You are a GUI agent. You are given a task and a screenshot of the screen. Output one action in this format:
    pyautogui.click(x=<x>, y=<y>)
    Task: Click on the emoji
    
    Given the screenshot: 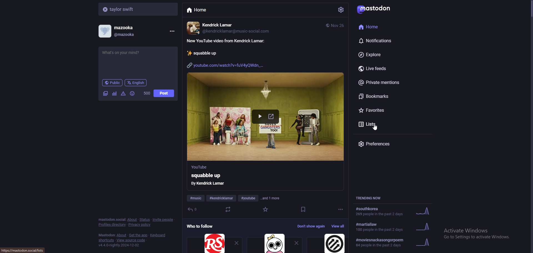 What is the action you would take?
    pyautogui.click(x=133, y=93)
    